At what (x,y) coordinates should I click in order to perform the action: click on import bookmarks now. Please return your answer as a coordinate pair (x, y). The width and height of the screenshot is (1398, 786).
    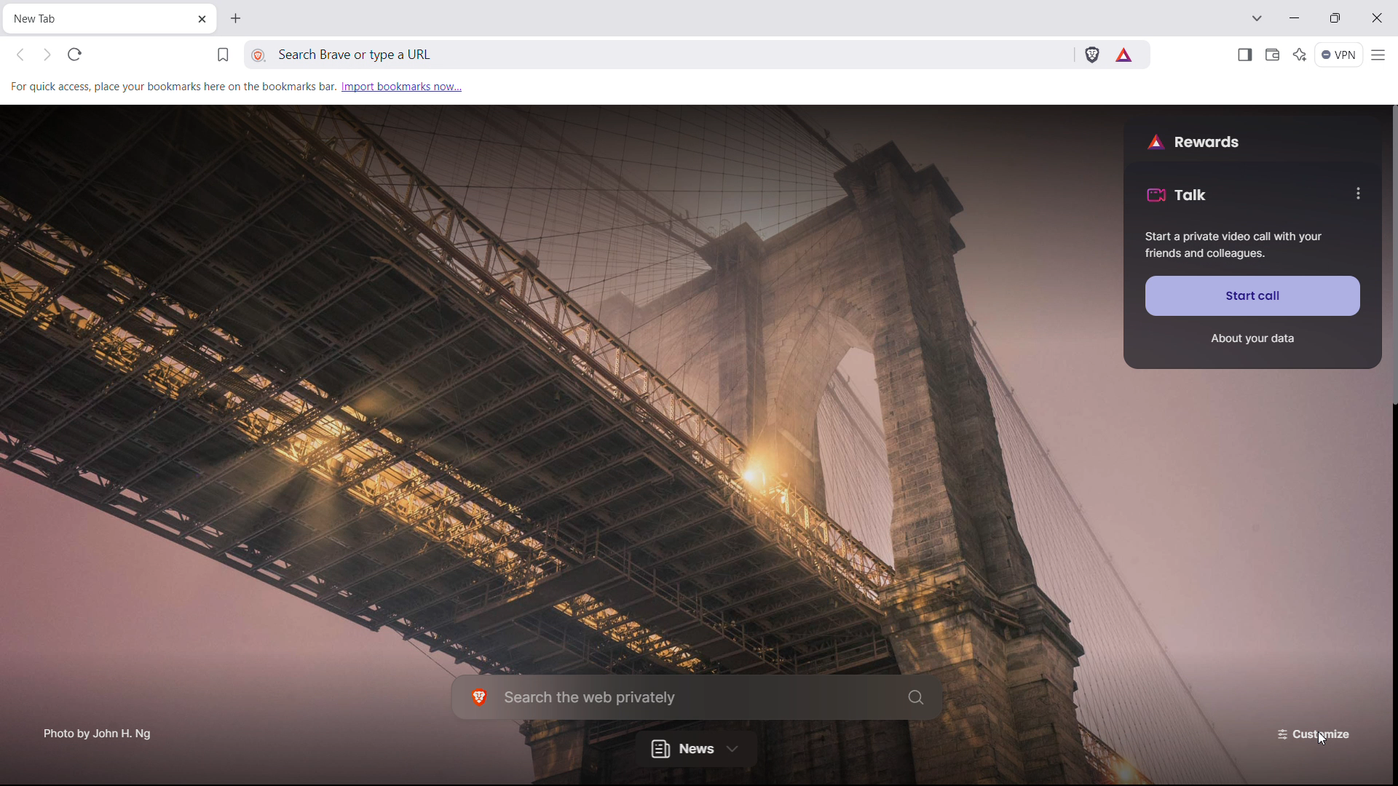
    Looking at the image, I should click on (402, 86).